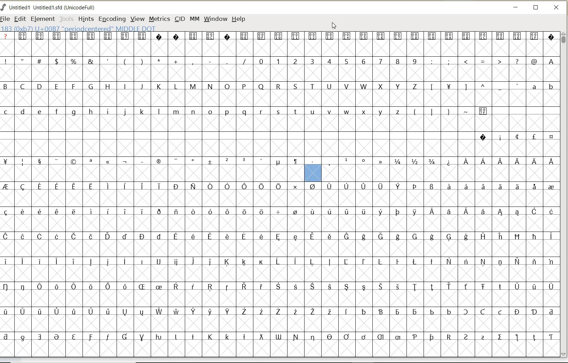 Image resolution: width=568 pixels, height=363 pixels. I want to click on lowercase letters, so click(542, 88).